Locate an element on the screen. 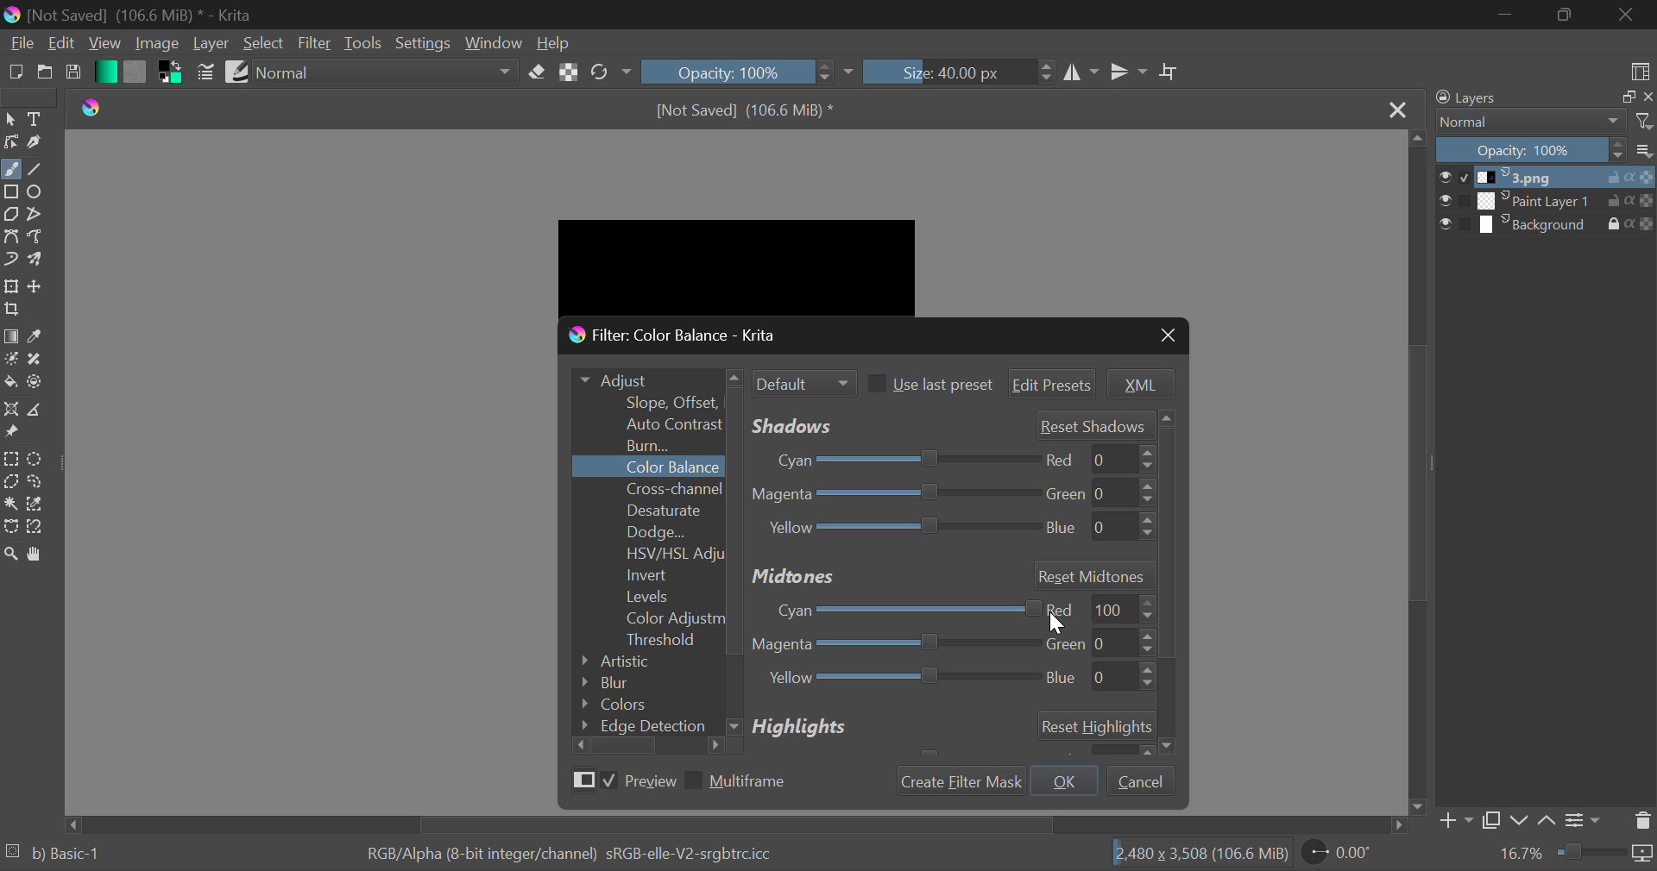 This screenshot has width=1657, height=871. Cross-channel is located at coordinates (648, 489).